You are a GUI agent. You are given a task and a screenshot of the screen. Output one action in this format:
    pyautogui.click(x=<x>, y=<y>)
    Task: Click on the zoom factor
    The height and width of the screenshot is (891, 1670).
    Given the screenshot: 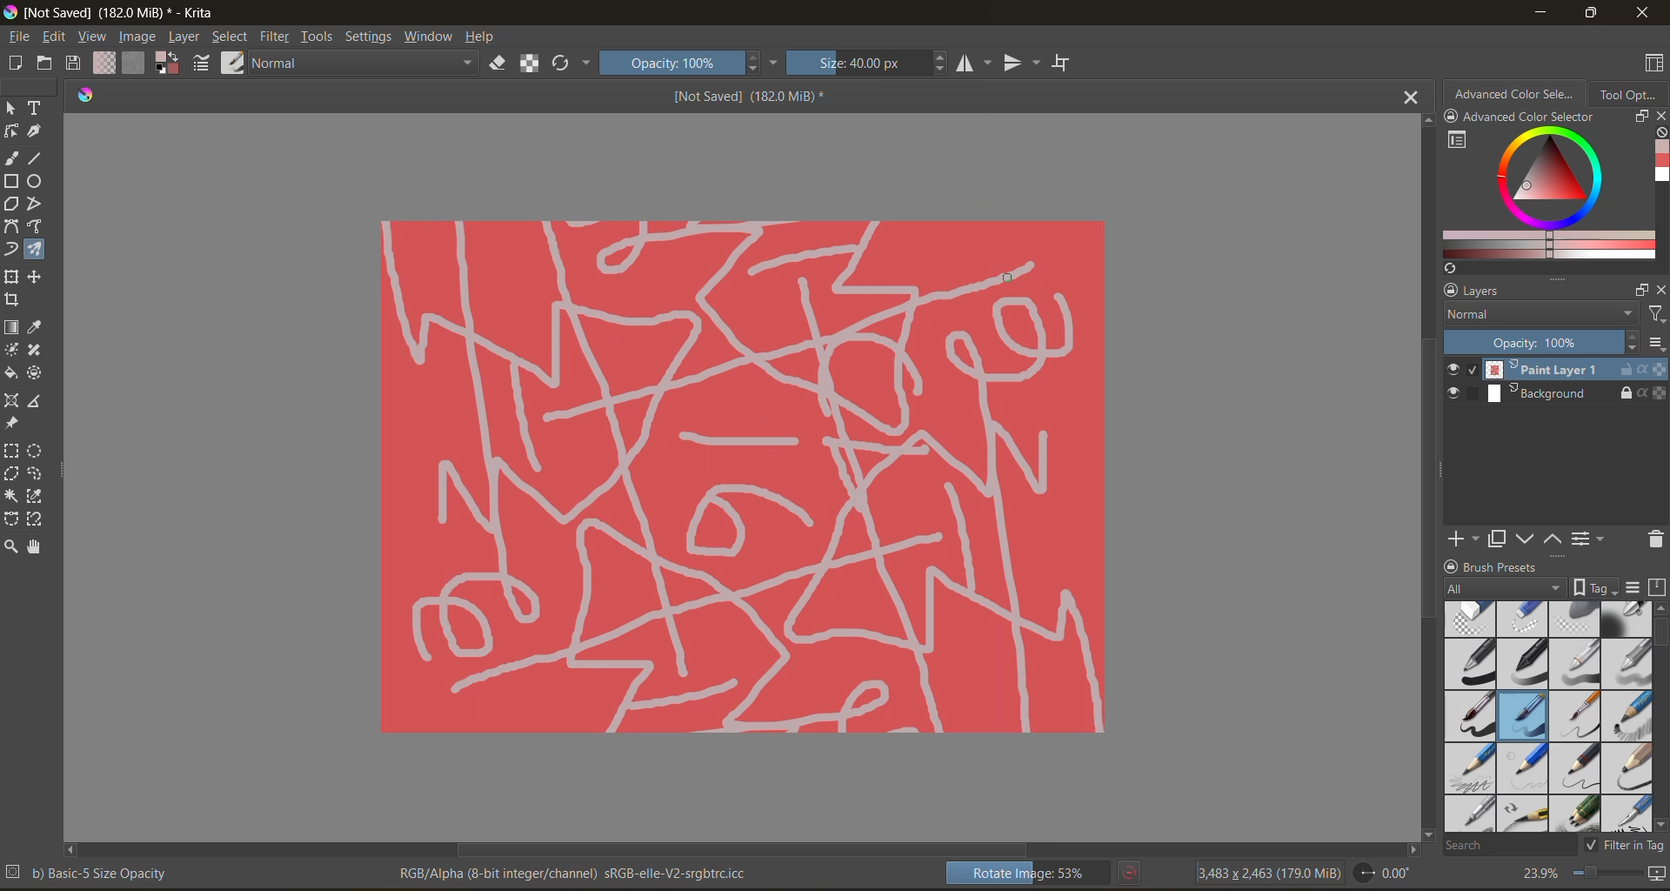 What is the action you would take?
    pyautogui.click(x=1540, y=873)
    